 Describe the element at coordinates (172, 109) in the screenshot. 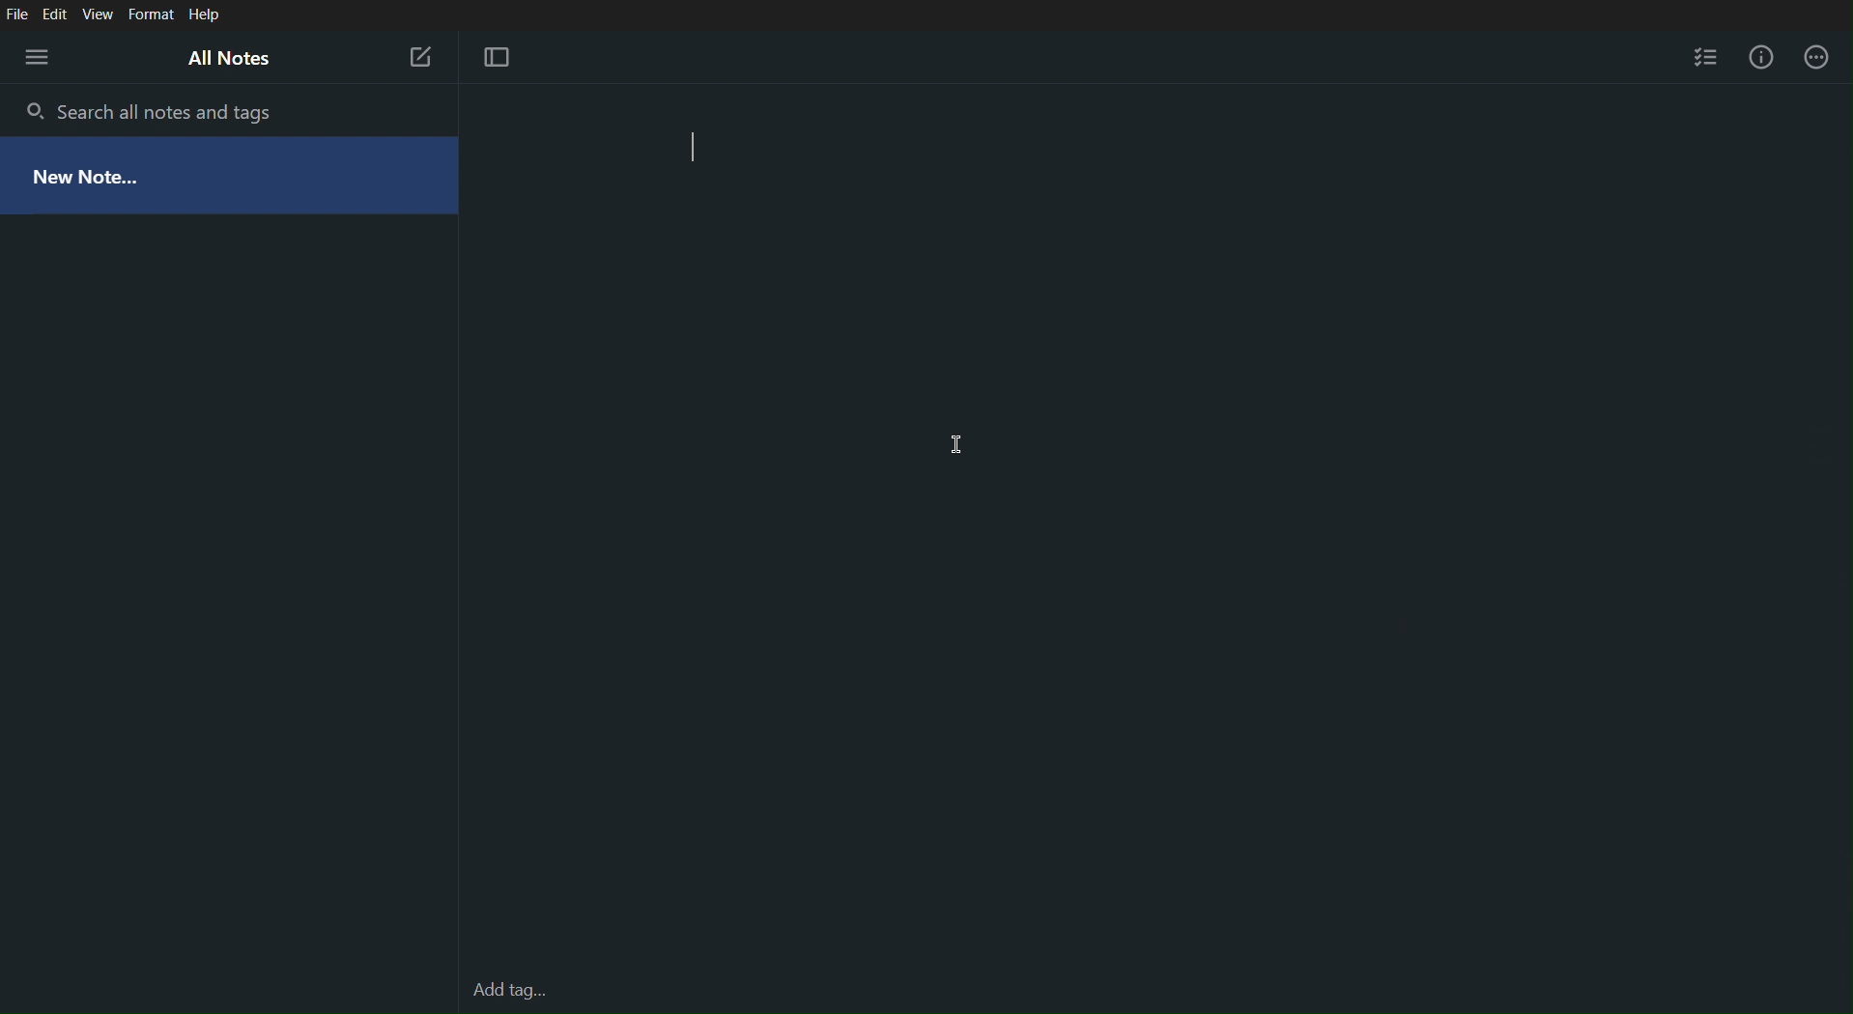

I see `Search all notes and tags` at that location.